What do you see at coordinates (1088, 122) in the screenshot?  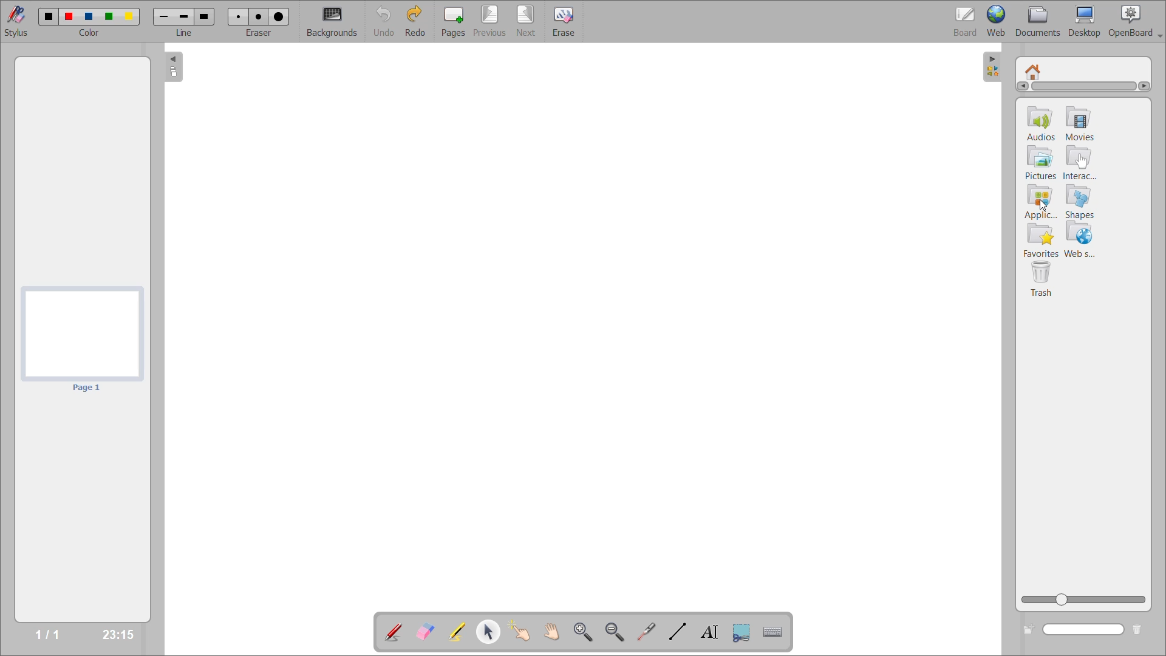 I see `movies` at bounding box center [1088, 122].